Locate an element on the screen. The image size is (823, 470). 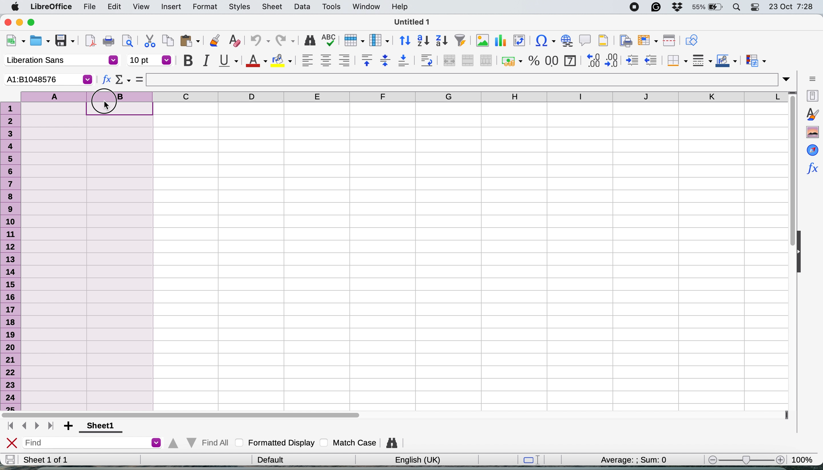
format as date is located at coordinates (570, 60).